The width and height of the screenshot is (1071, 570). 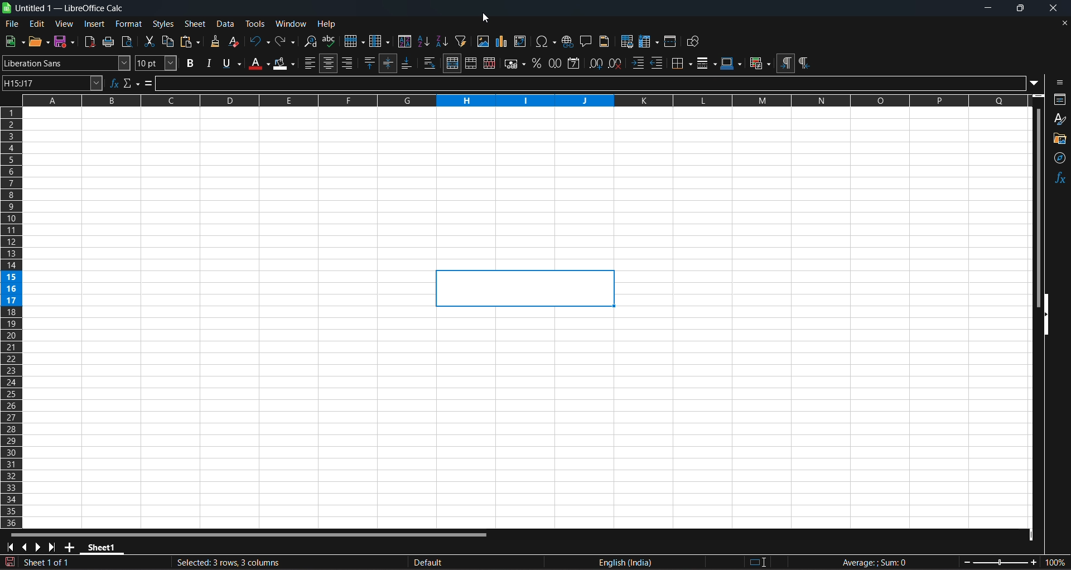 I want to click on align top, so click(x=372, y=64).